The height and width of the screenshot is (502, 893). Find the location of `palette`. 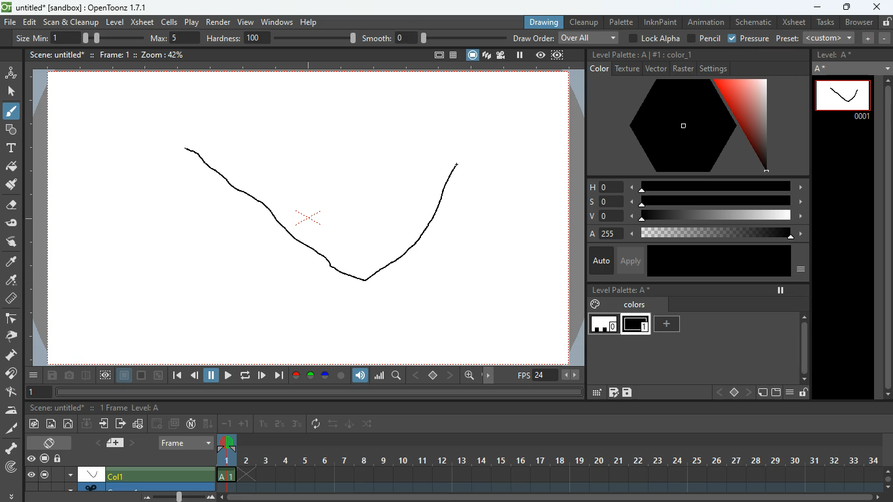

palette is located at coordinates (620, 22).